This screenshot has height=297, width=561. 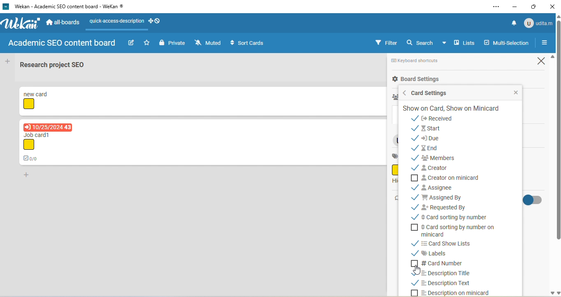 I want to click on end, so click(x=427, y=148).